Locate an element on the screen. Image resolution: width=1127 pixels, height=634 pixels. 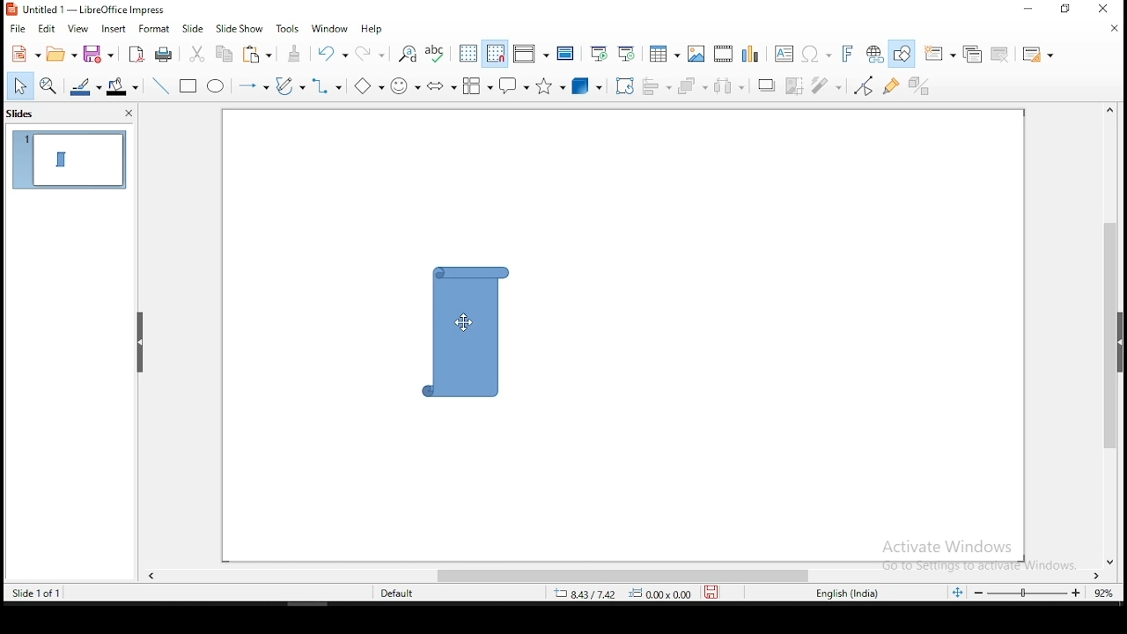
filter is located at coordinates (828, 87).